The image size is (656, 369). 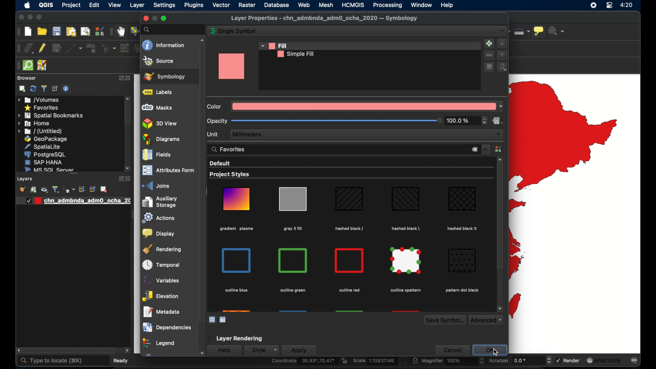 I want to click on search bar, so click(x=173, y=29).